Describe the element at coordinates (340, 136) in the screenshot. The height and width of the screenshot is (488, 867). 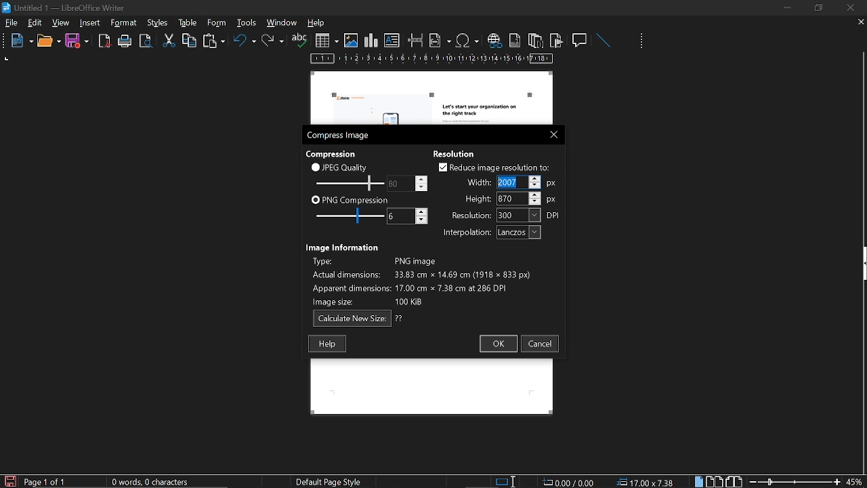
I see `compress image` at that location.